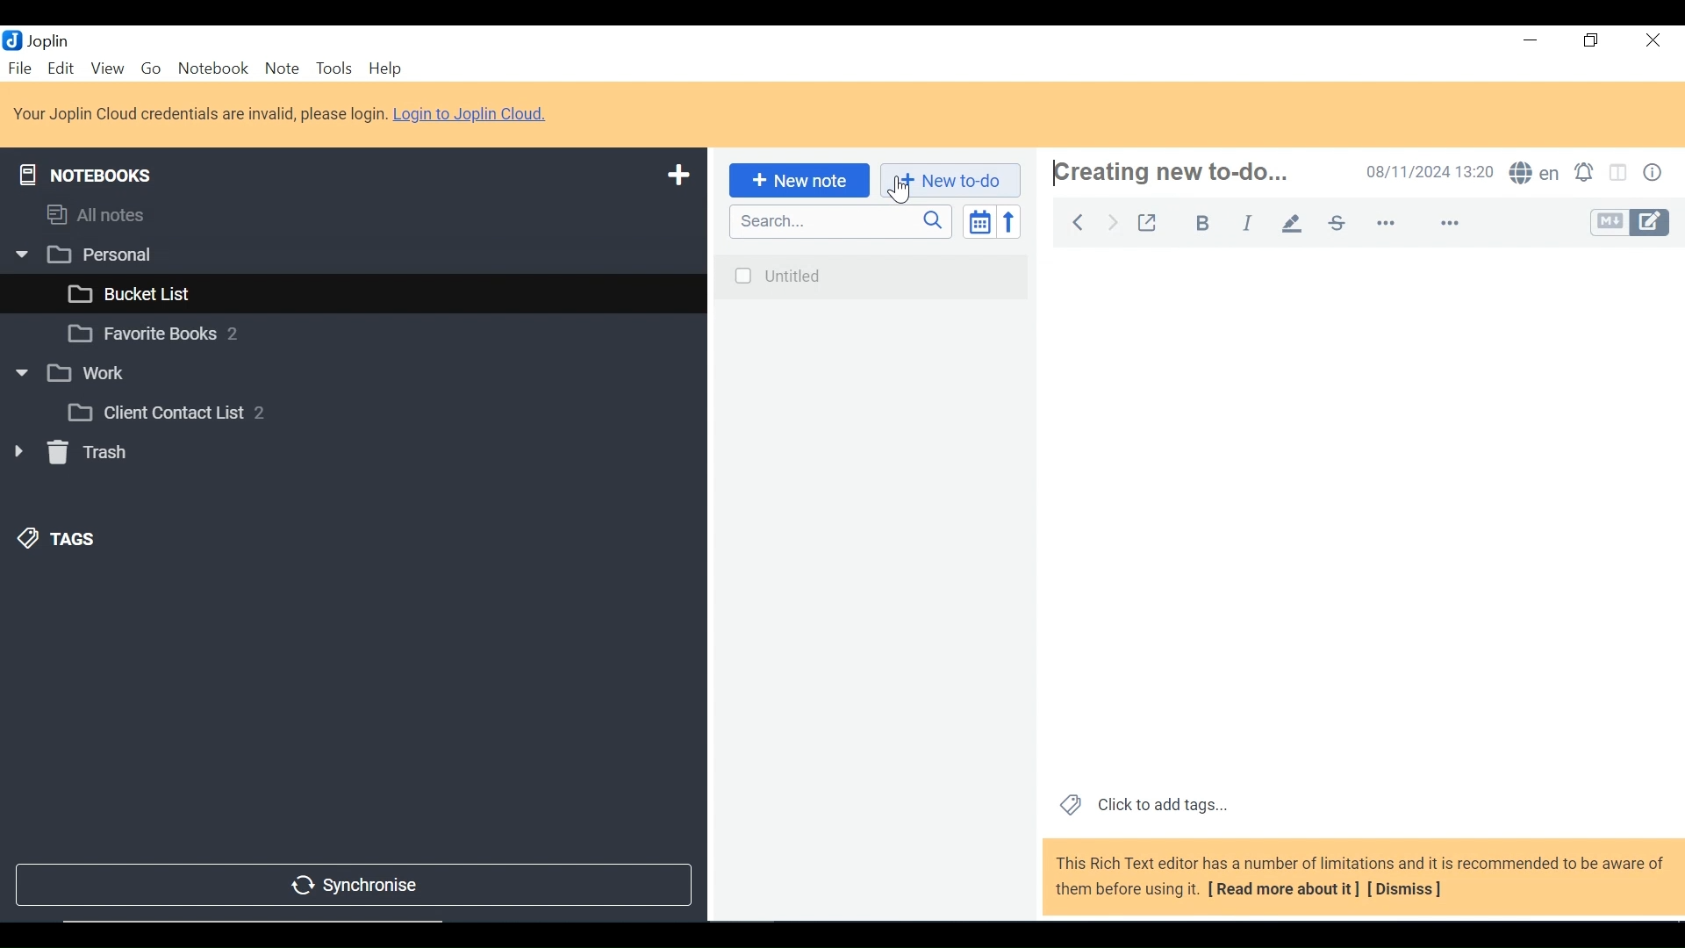  What do you see at coordinates (370, 291) in the screenshot?
I see `Notebook` at bounding box center [370, 291].